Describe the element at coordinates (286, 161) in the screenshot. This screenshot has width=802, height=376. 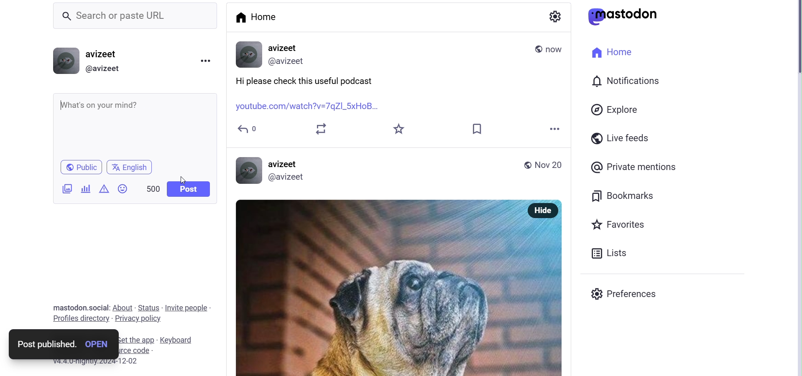
I see `avizeet` at that location.